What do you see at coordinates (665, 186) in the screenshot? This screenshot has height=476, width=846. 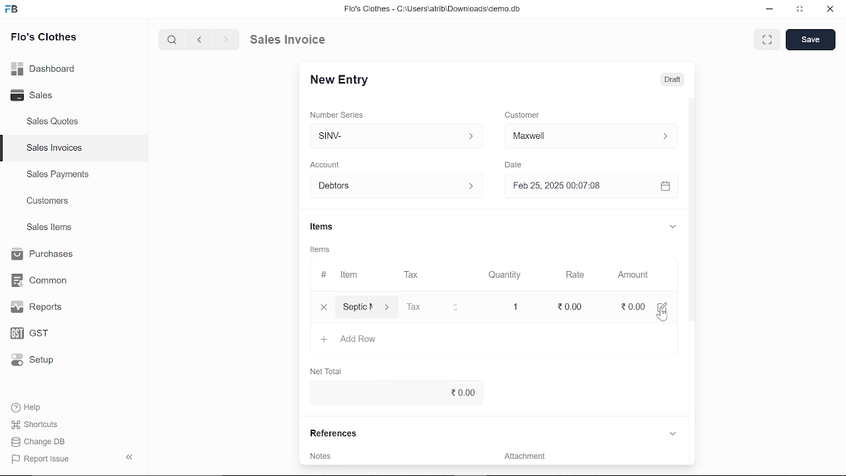 I see `open calender` at bounding box center [665, 186].